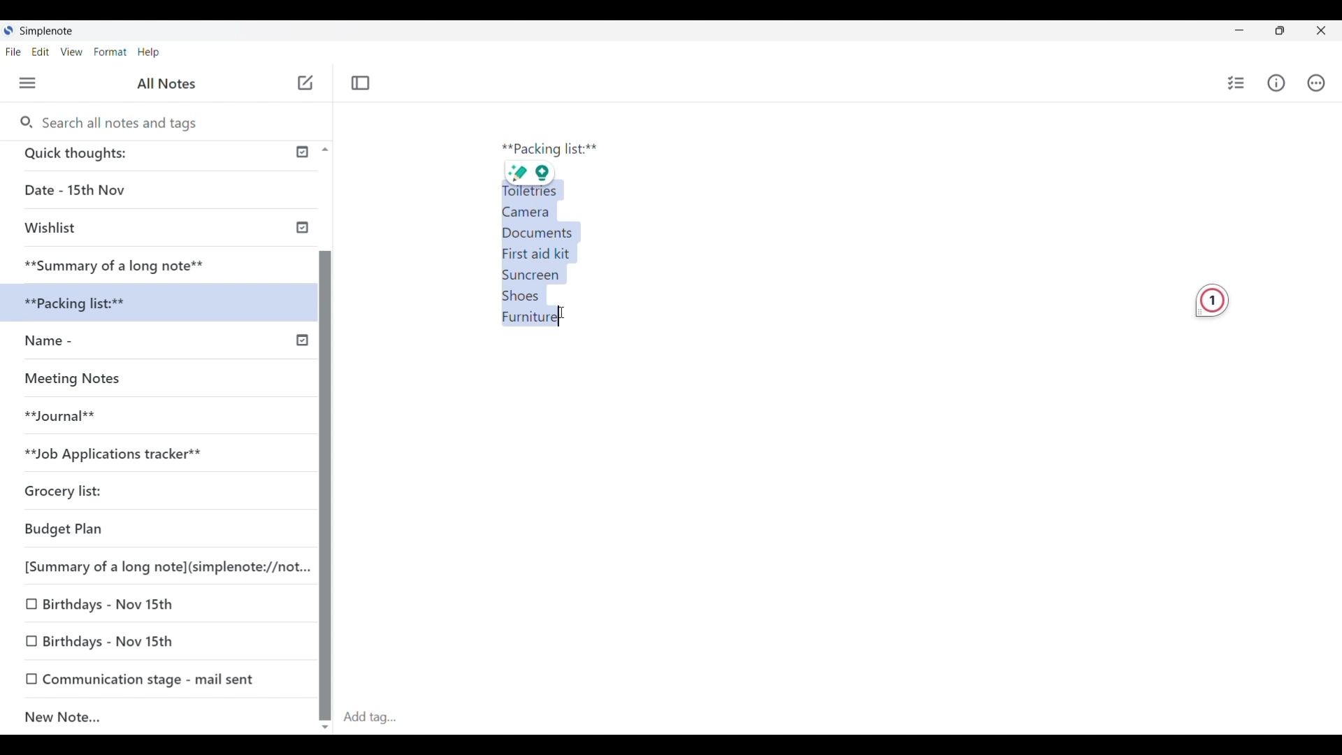 The height and width of the screenshot is (755, 1342). I want to click on Actions, so click(1316, 82).